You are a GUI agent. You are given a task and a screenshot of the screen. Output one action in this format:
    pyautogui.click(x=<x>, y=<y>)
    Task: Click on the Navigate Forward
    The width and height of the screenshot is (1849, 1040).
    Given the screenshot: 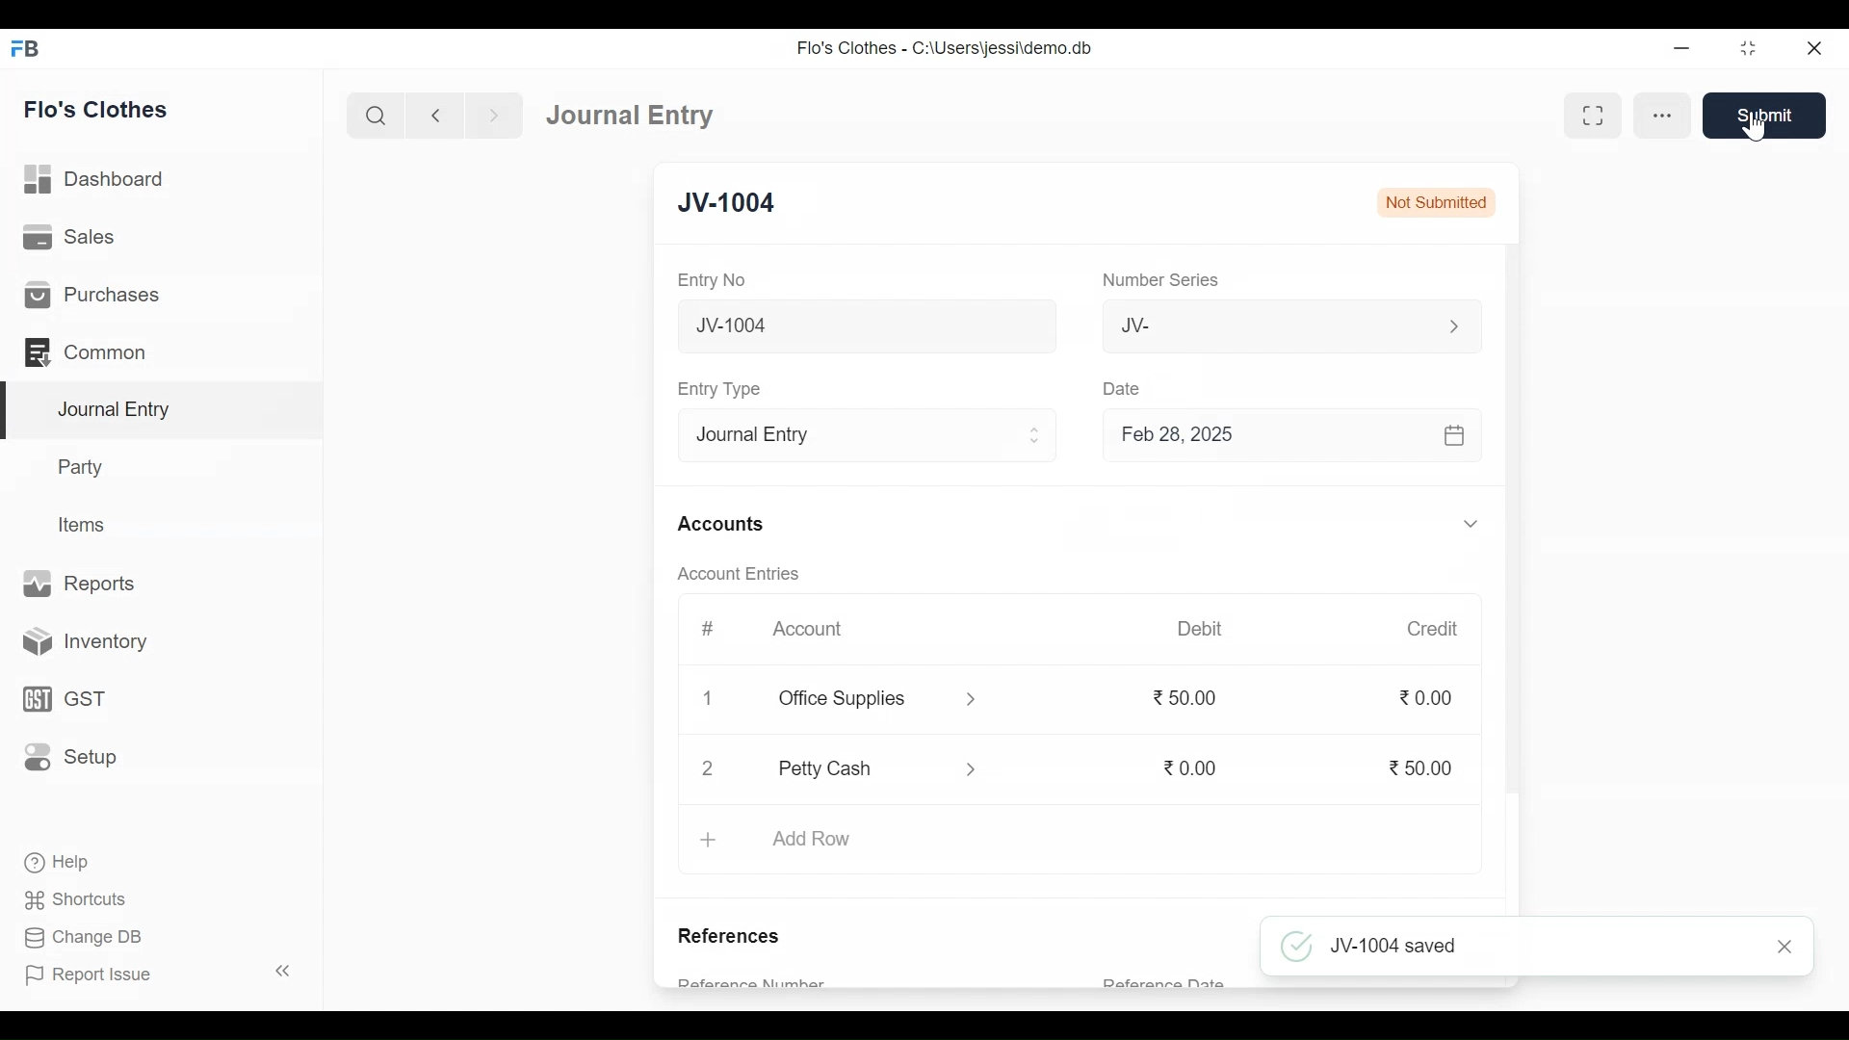 What is the action you would take?
    pyautogui.click(x=494, y=116)
    